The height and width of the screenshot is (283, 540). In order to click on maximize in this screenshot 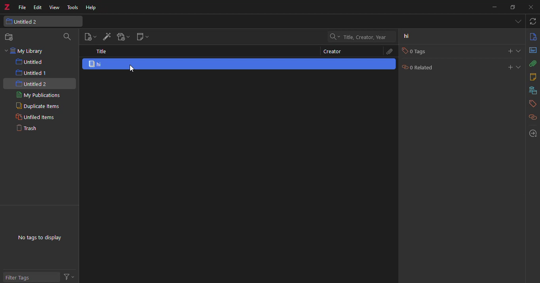, I will do `click(512, 7)`.